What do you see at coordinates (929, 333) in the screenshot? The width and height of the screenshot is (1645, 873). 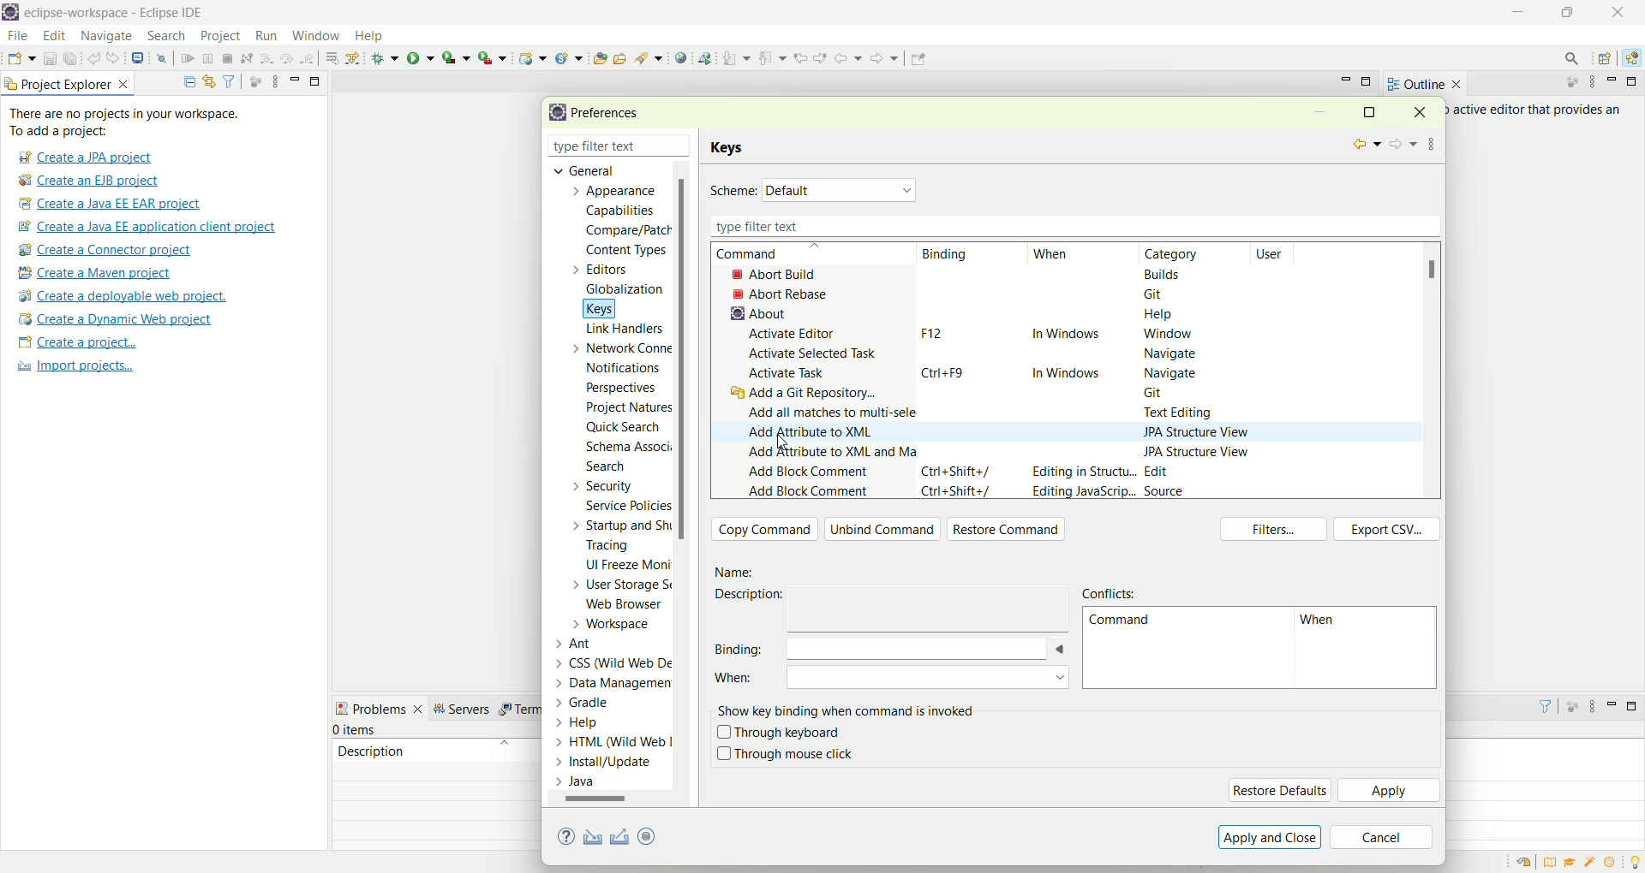 I see `F12` at bounding box center [929, 333].